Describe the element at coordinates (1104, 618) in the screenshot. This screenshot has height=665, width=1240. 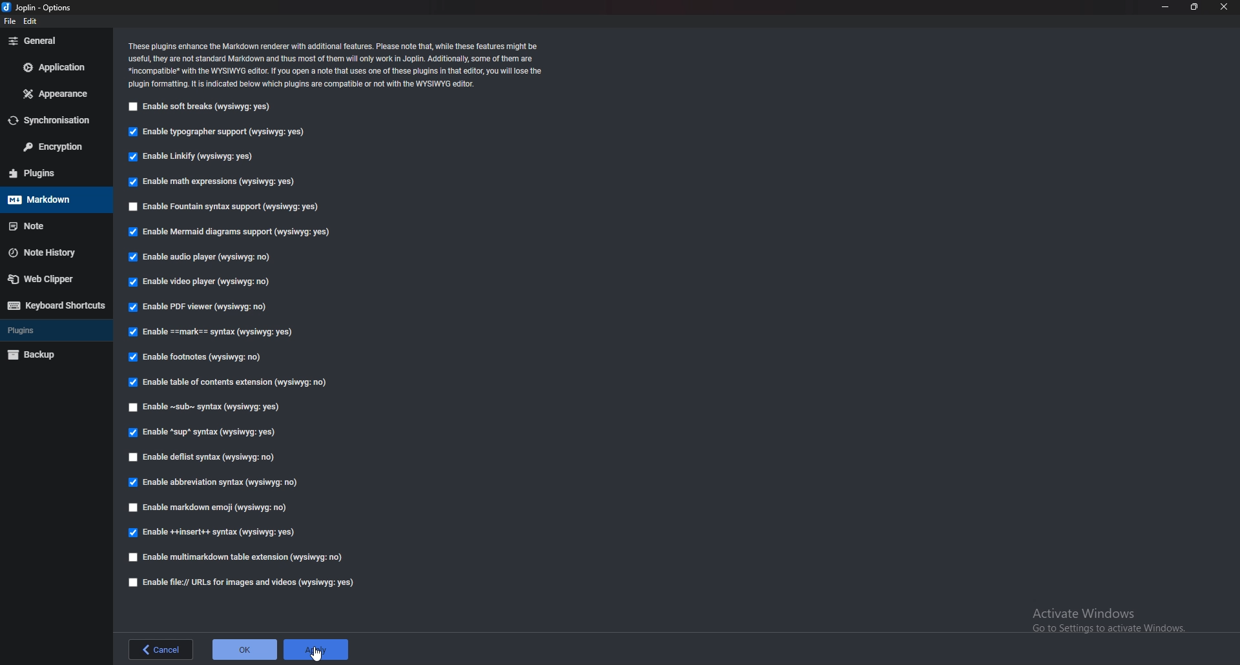
I see `Activate Windows` at that location.